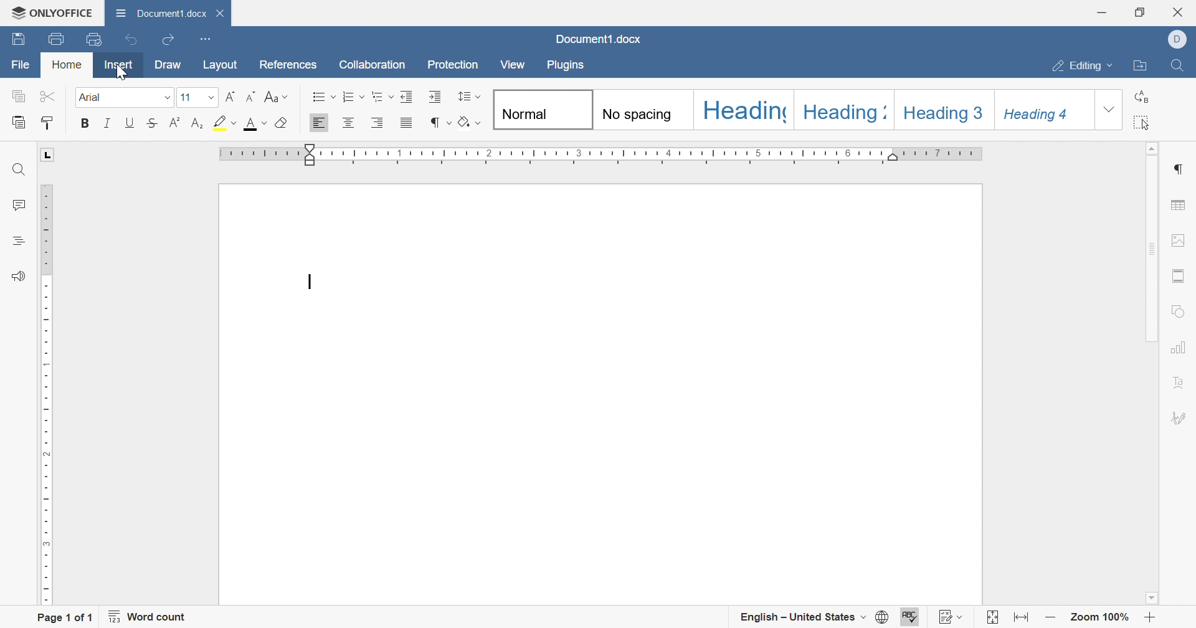  What do you see at coordinates (17, 39) in the screenshot?
I see `Save` at bounding box center [17, 39].